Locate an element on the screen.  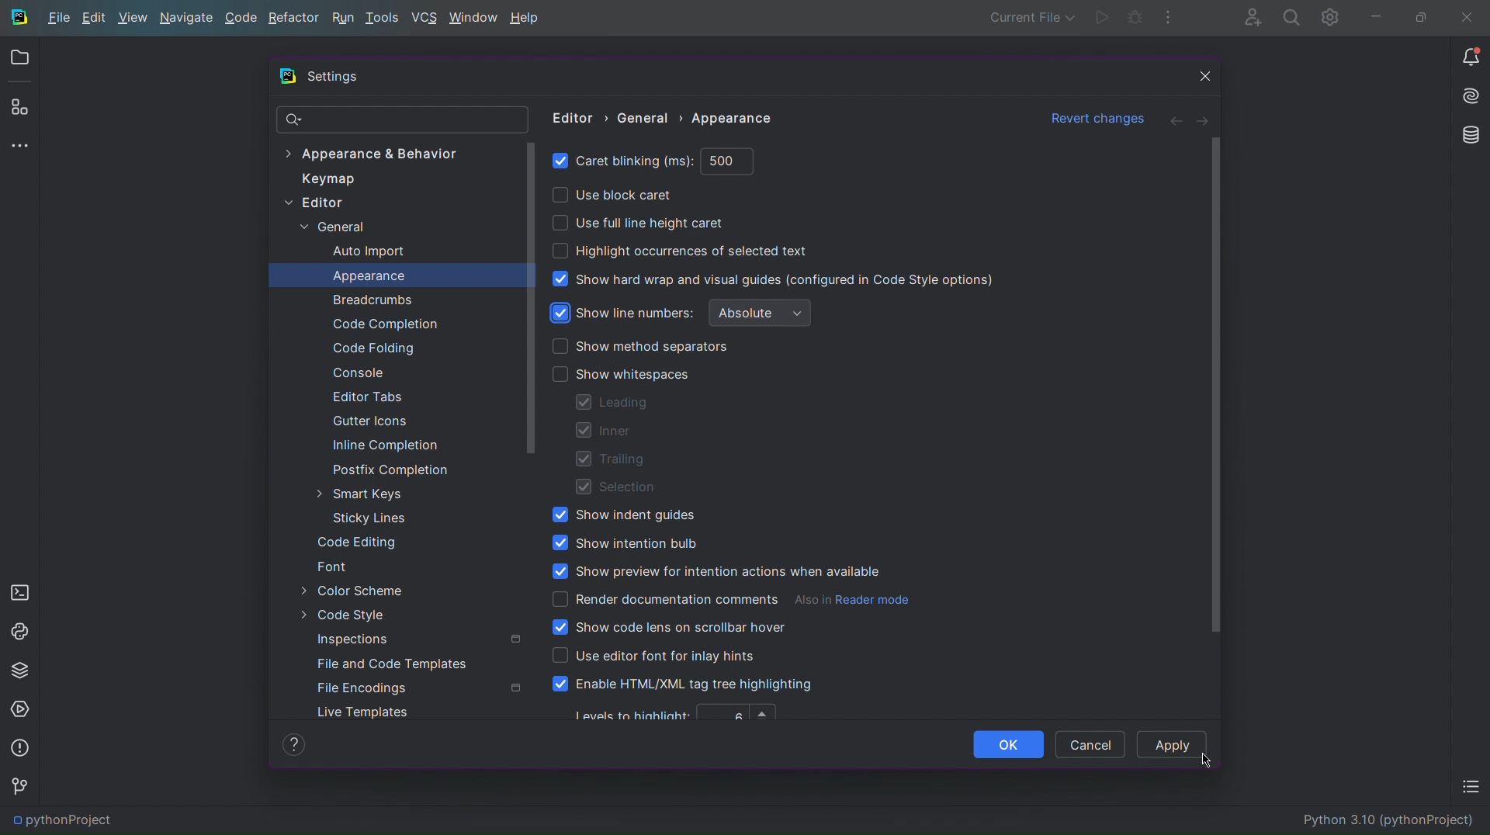
Debug is located at coordinates (1133, 19).